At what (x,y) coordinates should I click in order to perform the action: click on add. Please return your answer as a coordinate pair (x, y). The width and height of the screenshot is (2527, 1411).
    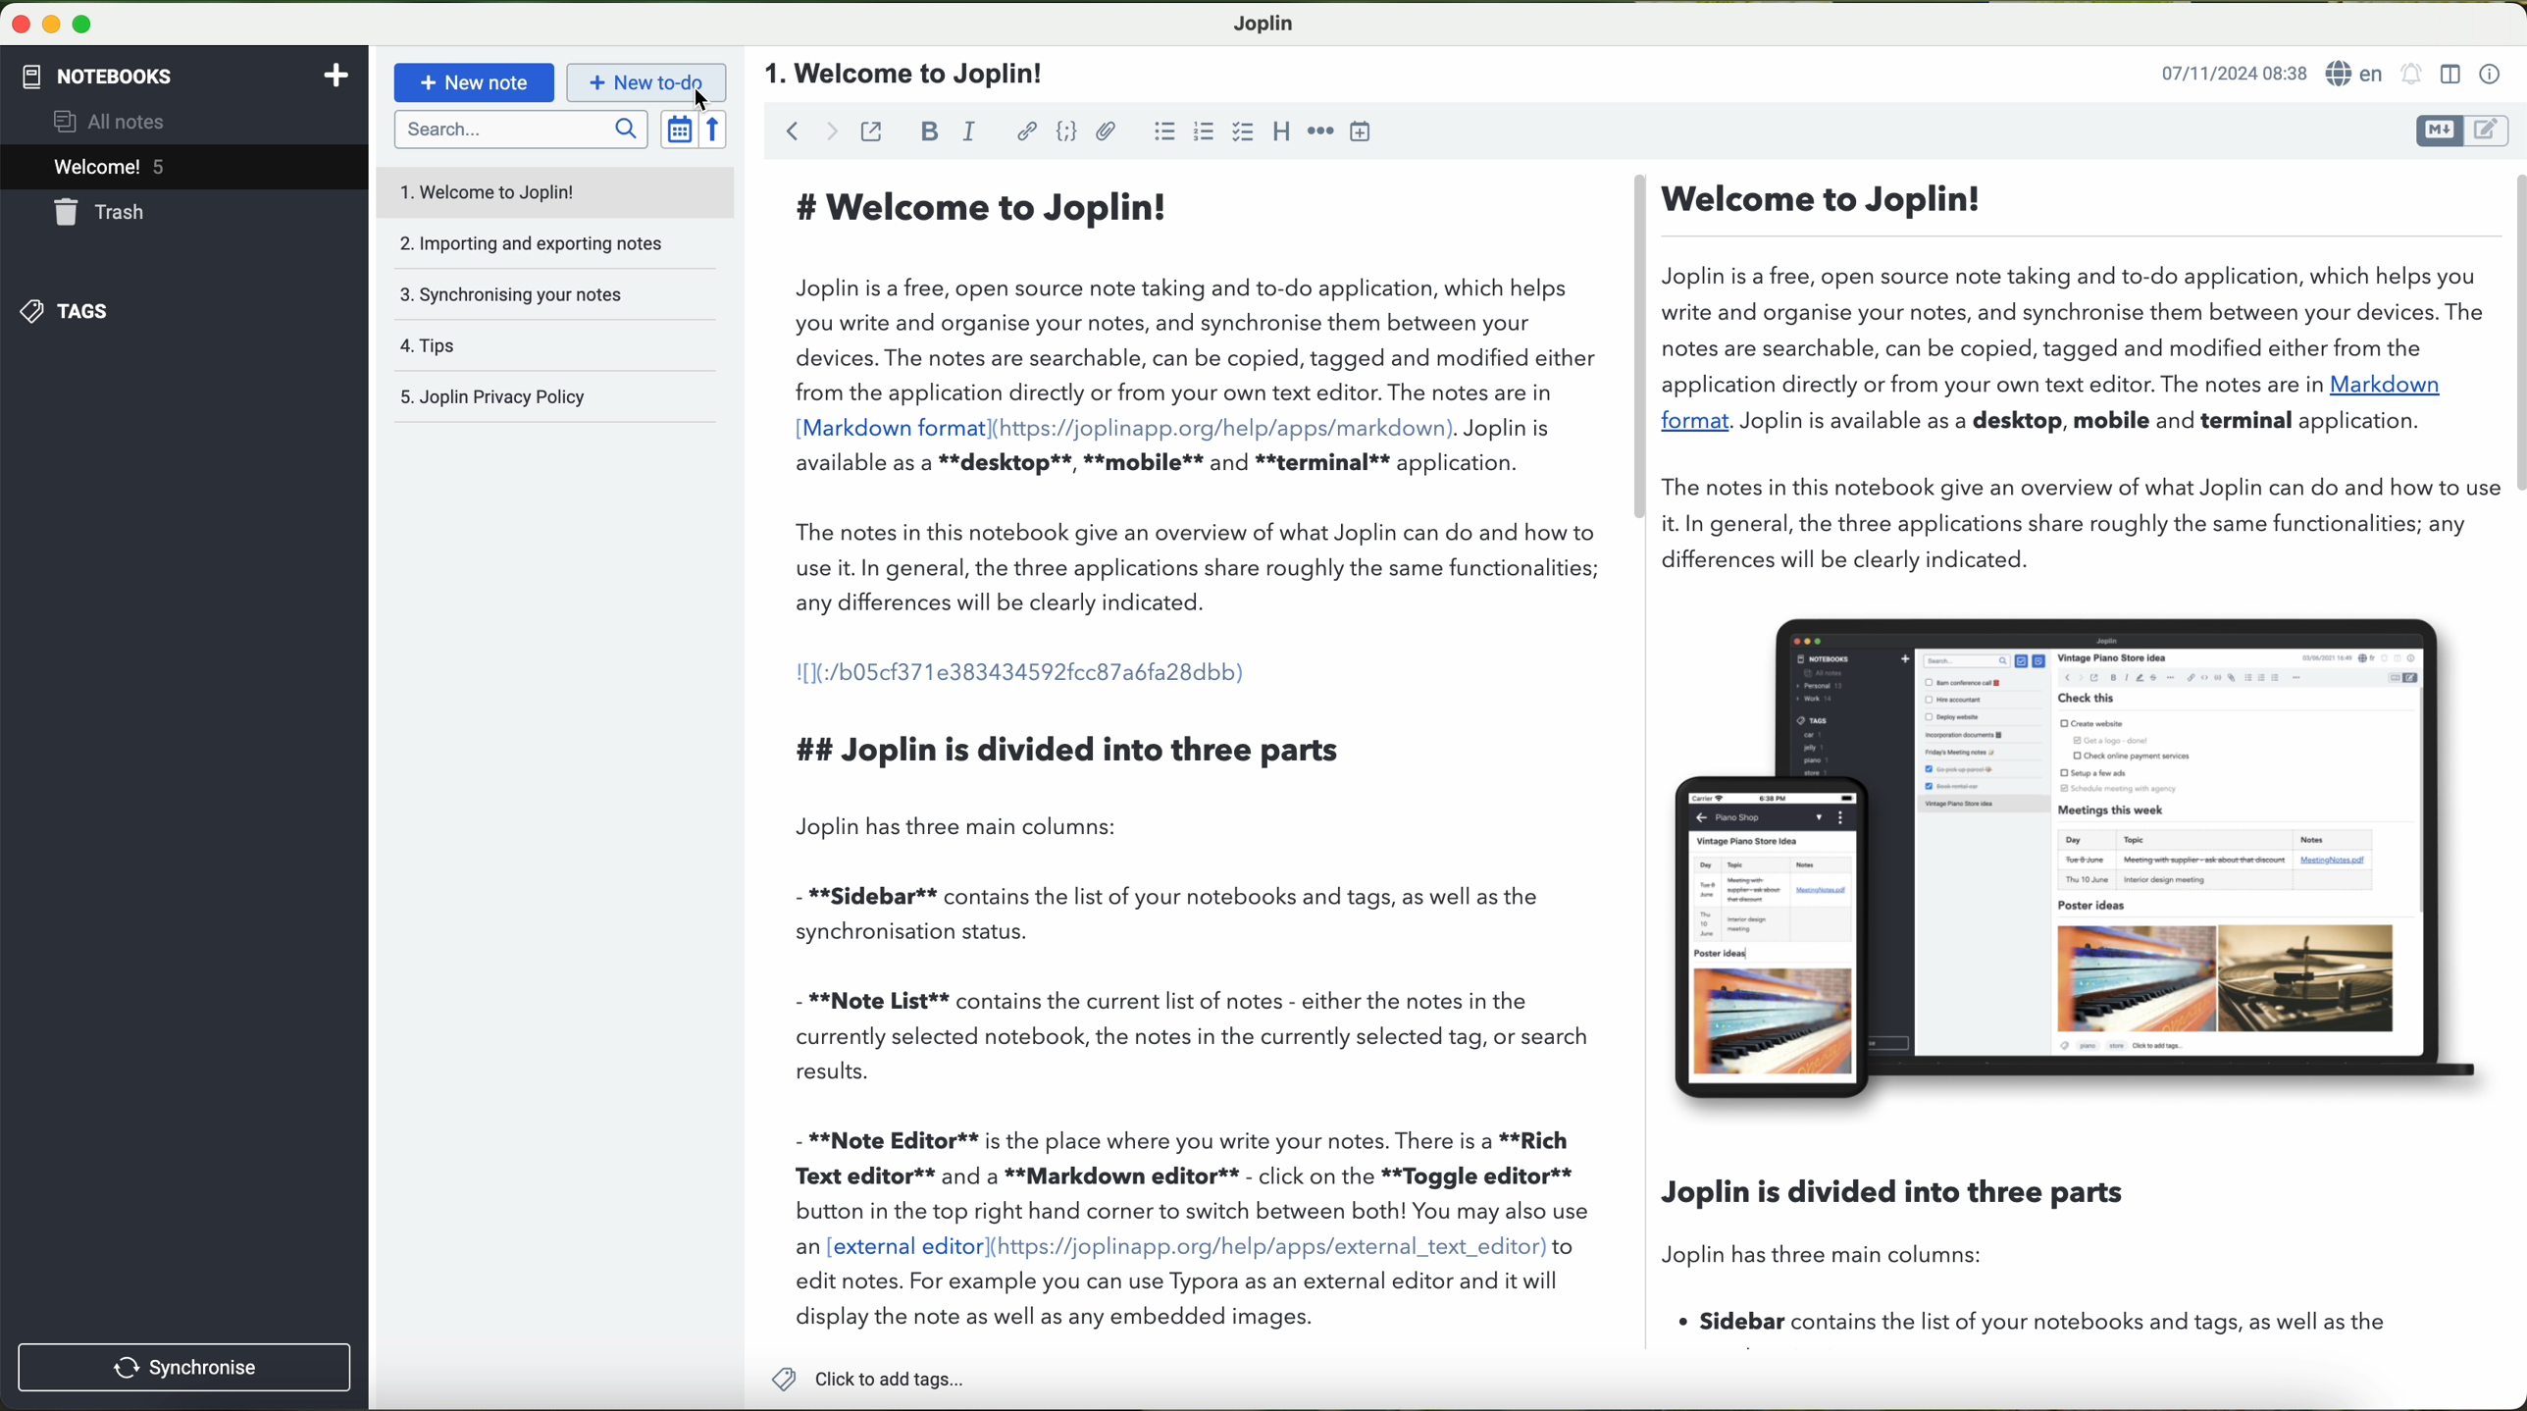
    Looking at the image, I should click on (336, 73).